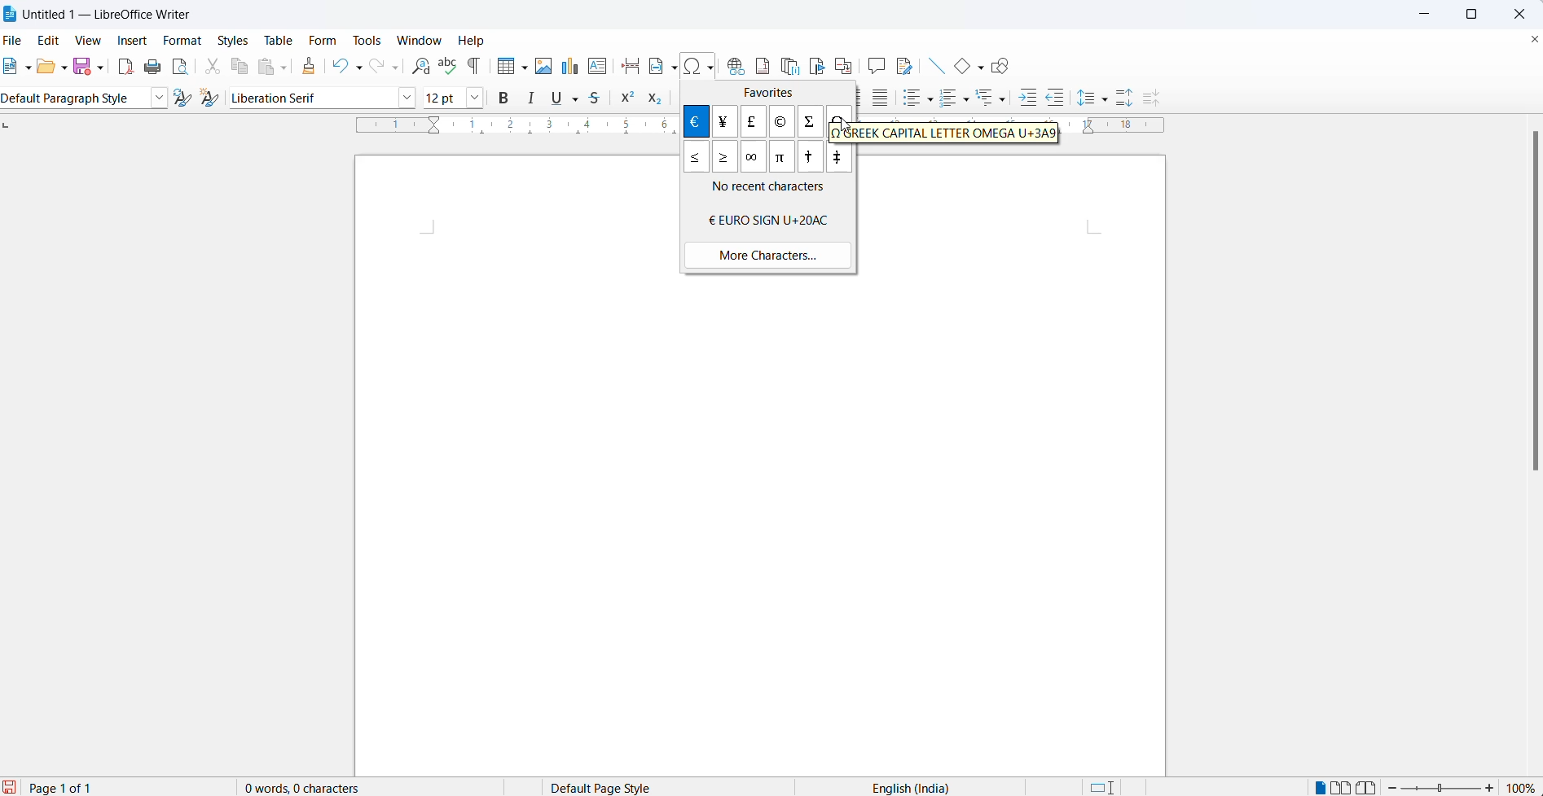  What do you see at coordinates (698, 65) in the screenshot?
I see `insert special characters` at bounding box center [698, 65].